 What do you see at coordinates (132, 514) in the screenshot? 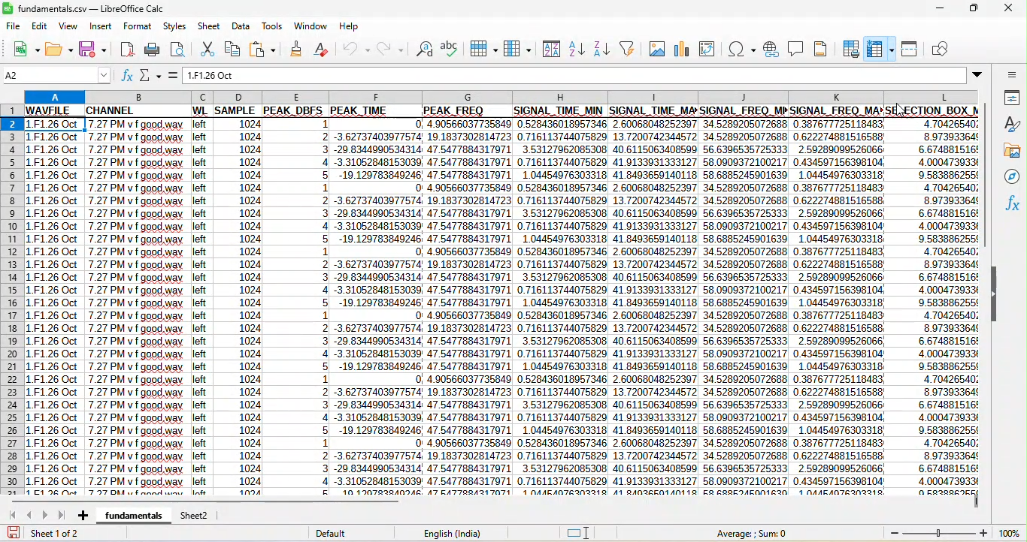
I see `fundamentals` at bounding box center [132, 514].